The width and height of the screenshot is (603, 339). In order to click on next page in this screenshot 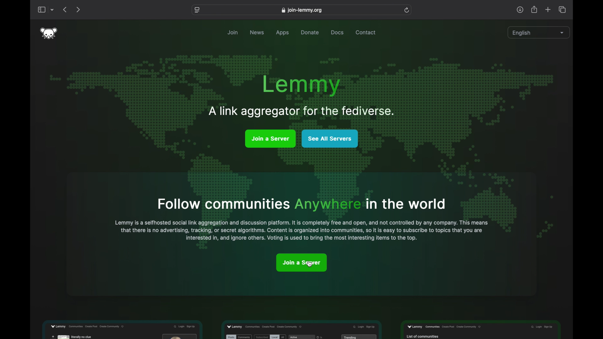, I will do `click(78, 10)`.